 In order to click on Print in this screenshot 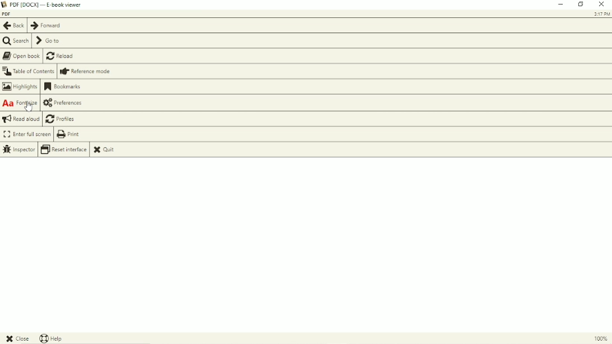, I will do `click(72, 134)`.